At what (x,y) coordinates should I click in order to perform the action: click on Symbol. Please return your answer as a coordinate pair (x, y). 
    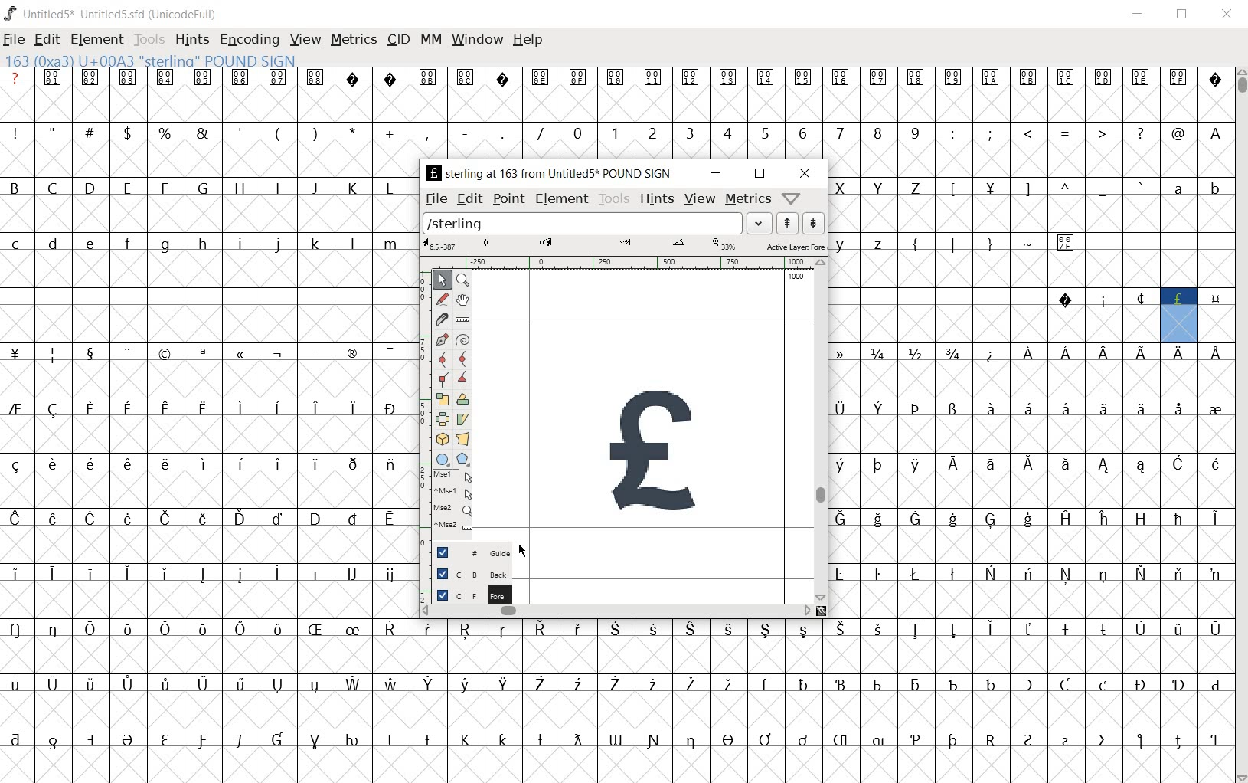
    Looking at the image, I should click on (353, 685).